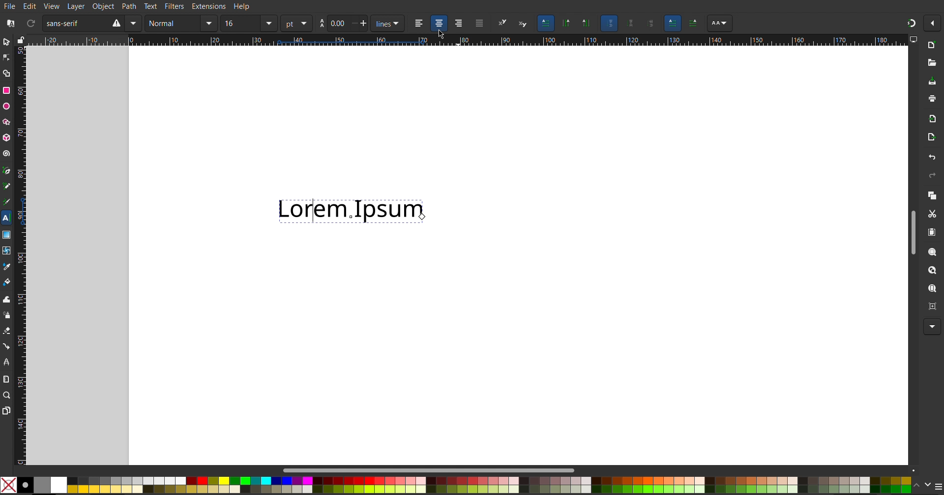  I want to click on Path, so click(129, 7).